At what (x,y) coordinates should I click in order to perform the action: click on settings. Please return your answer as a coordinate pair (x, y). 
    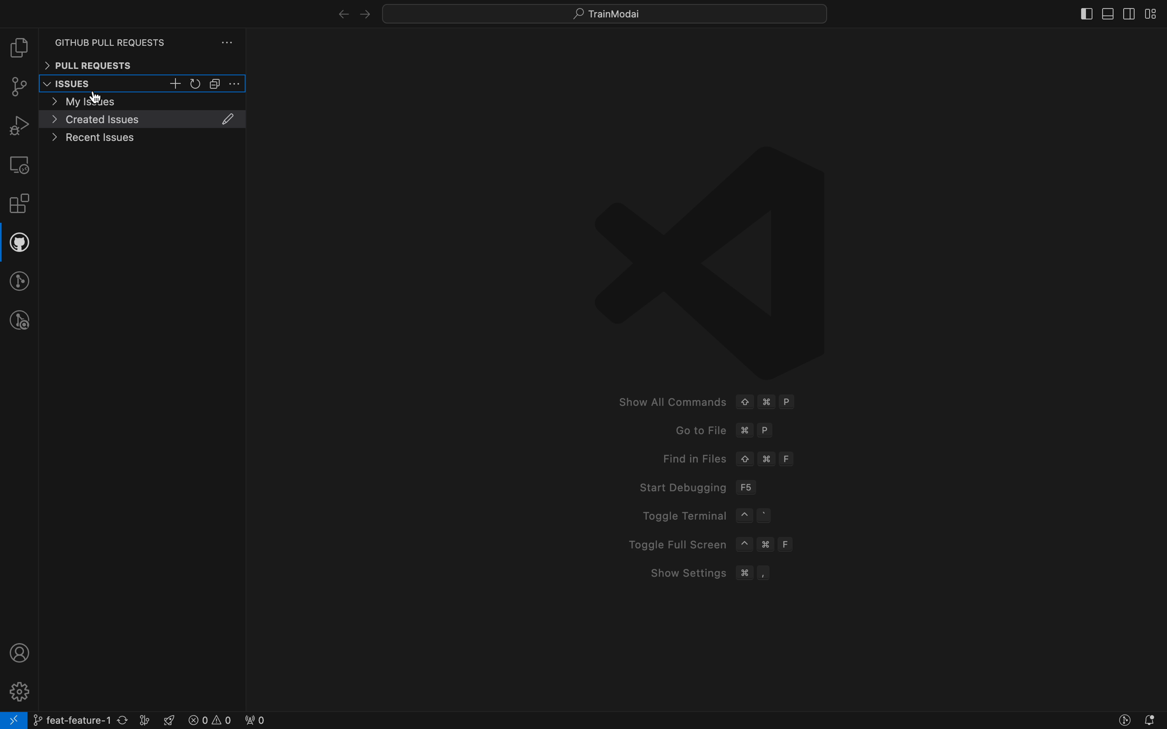
    Looking at the image, I should click on (236, 84).